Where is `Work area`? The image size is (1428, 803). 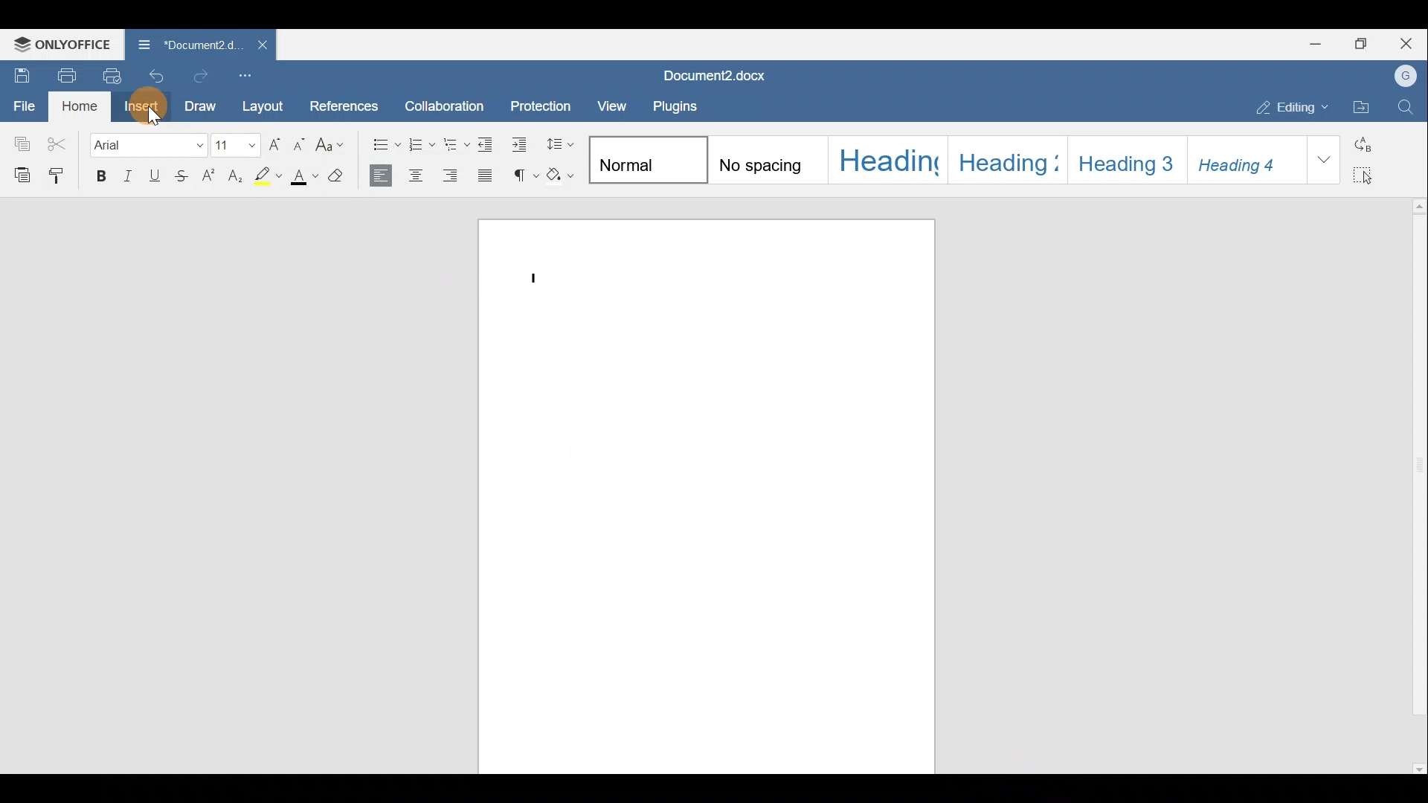
Work area is located at coordinates (696, 493).